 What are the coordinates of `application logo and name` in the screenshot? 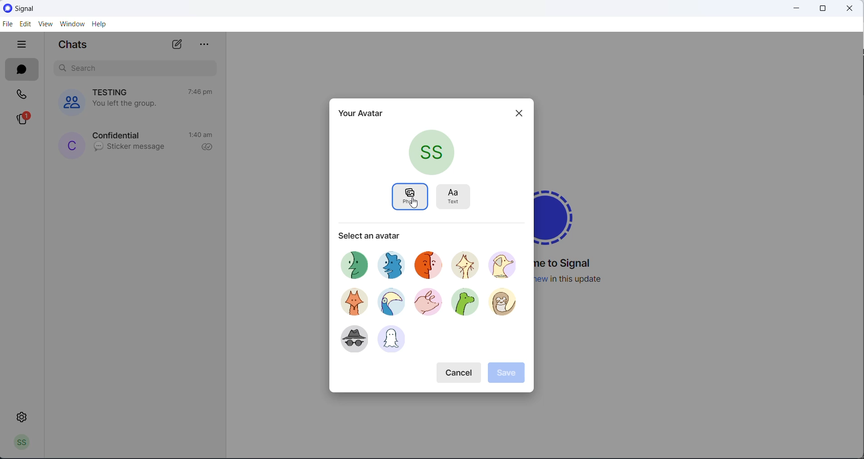 It's located at (45, 9).